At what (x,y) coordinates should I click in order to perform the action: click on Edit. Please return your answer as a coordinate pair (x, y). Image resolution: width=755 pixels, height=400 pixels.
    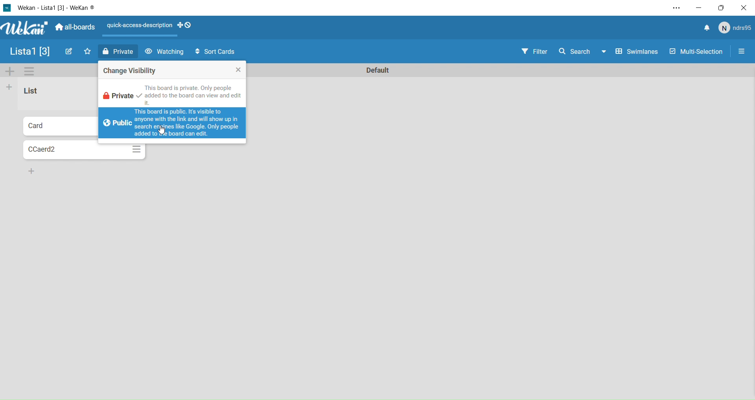
    Looking at the image, I should click on (68, 52).